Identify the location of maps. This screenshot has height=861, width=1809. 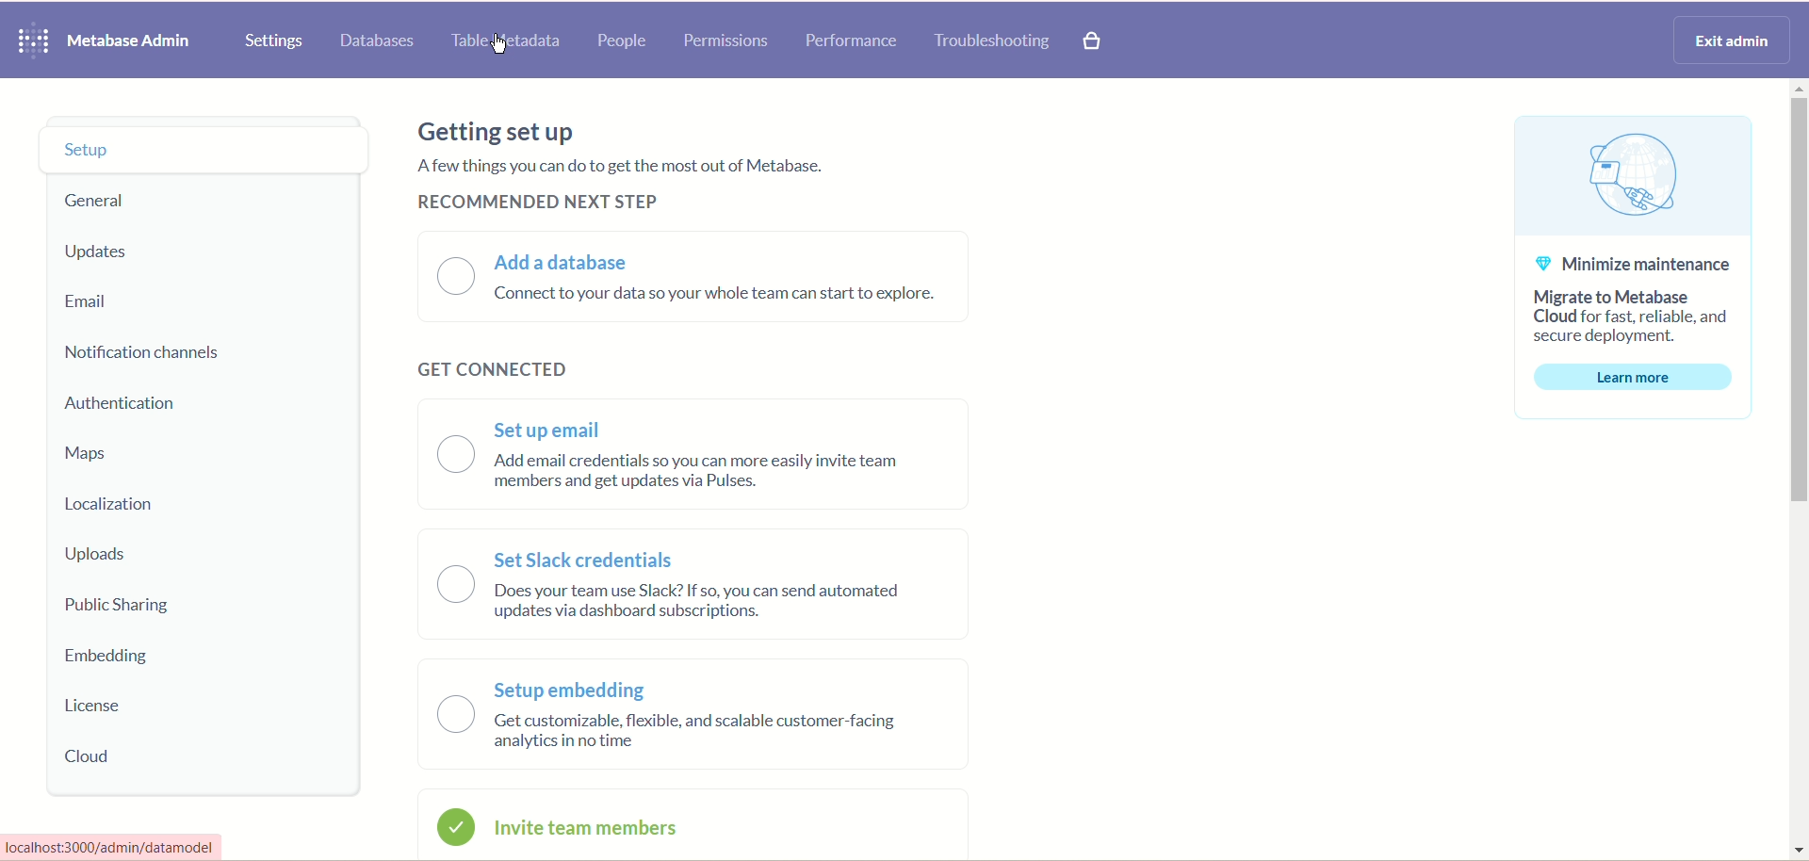
(92, 456).